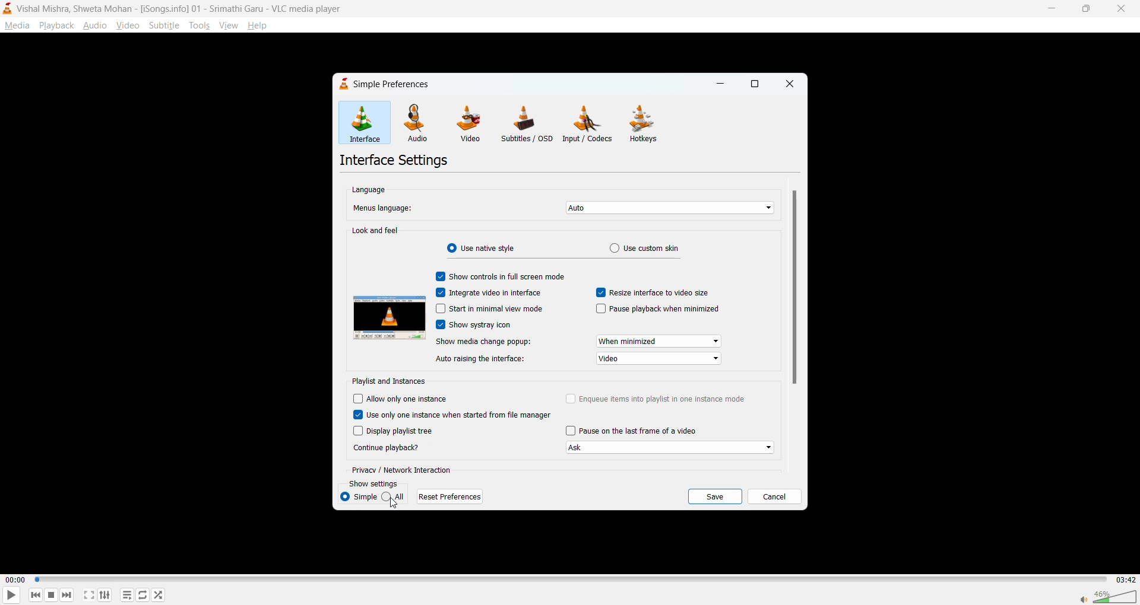  I want to click on auto raising the interface, so click(479, 360).